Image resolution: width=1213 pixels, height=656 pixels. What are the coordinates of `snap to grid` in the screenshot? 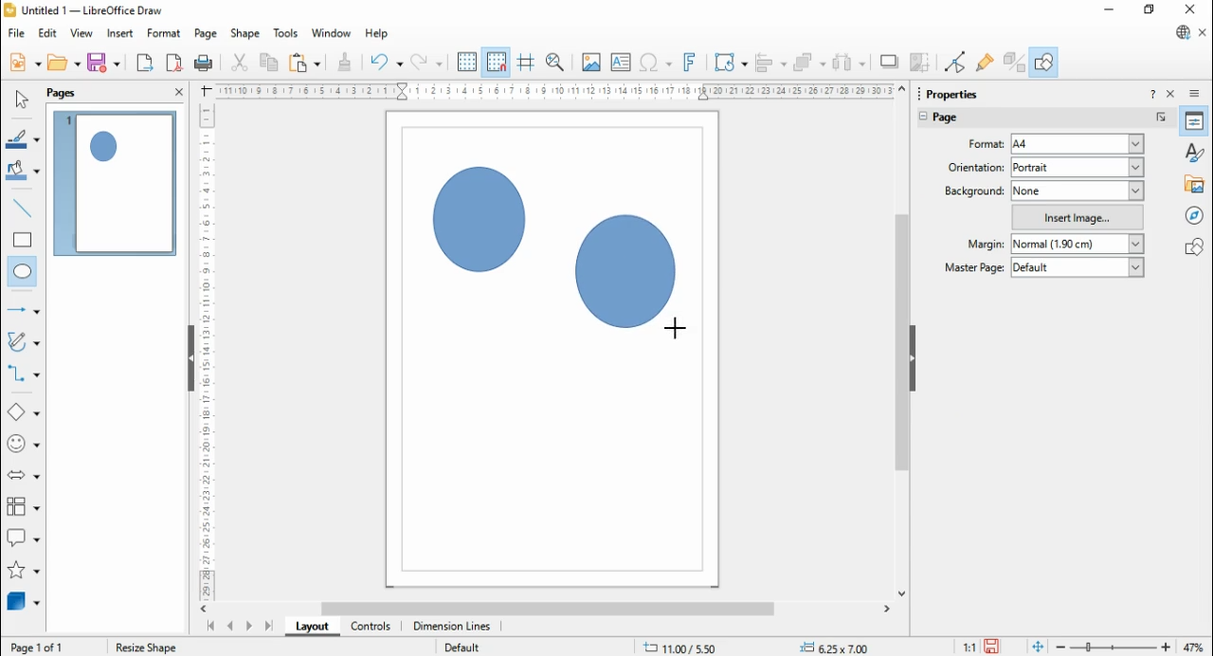 It's located at (498, 62).